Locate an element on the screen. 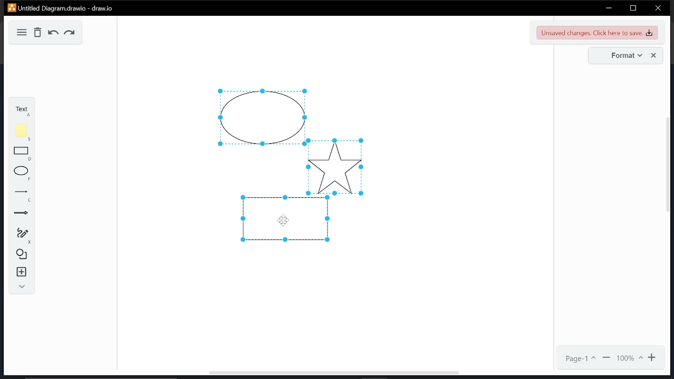 This screenshot has height=379, width=674. rectangle is located at coordinates (22, 154).